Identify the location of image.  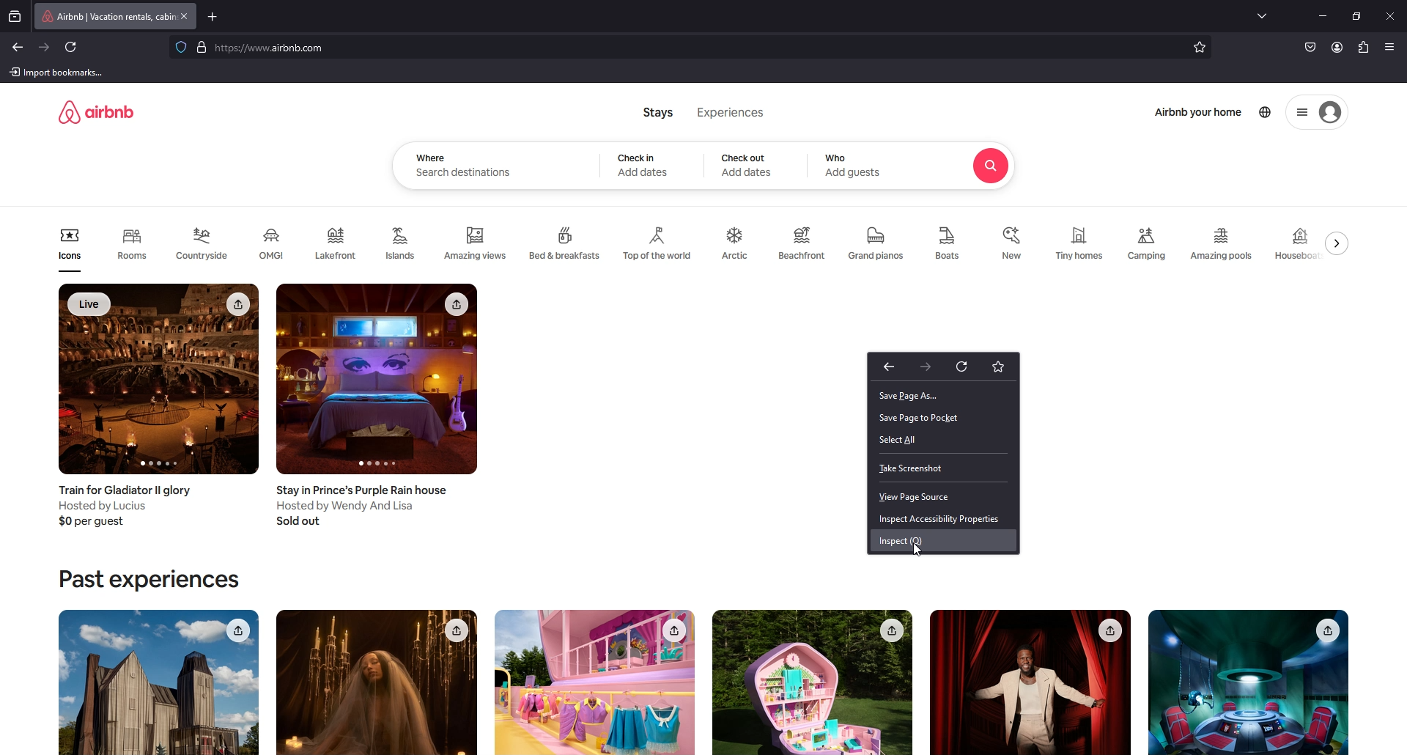
(1029, 682).